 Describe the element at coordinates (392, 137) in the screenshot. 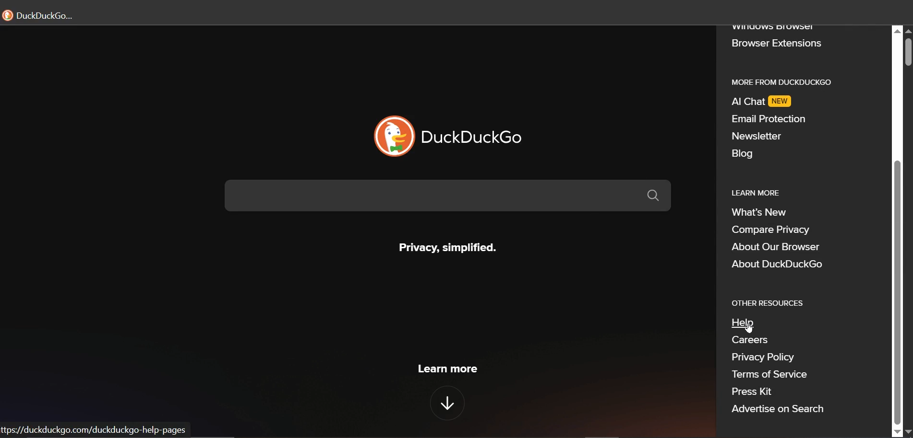

I see `logo` at that location.